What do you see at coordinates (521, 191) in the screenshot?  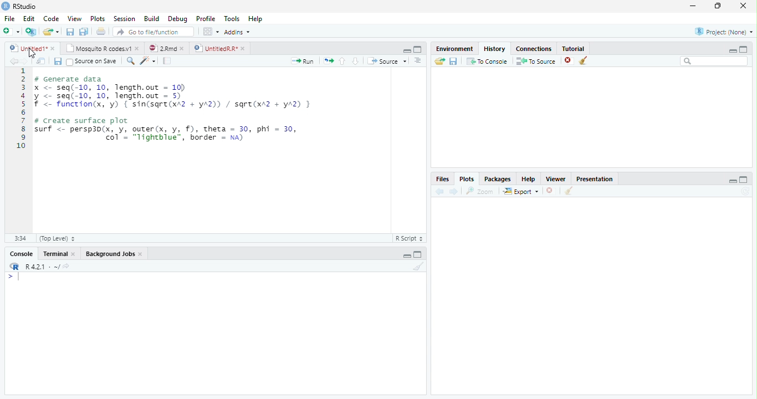 I see `Export` at bounding box center [521, 191].